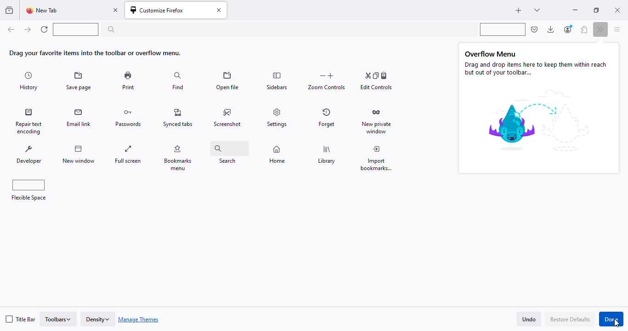 This screenshot has height=331, width=628. I want to click on search, so click(227, 153).